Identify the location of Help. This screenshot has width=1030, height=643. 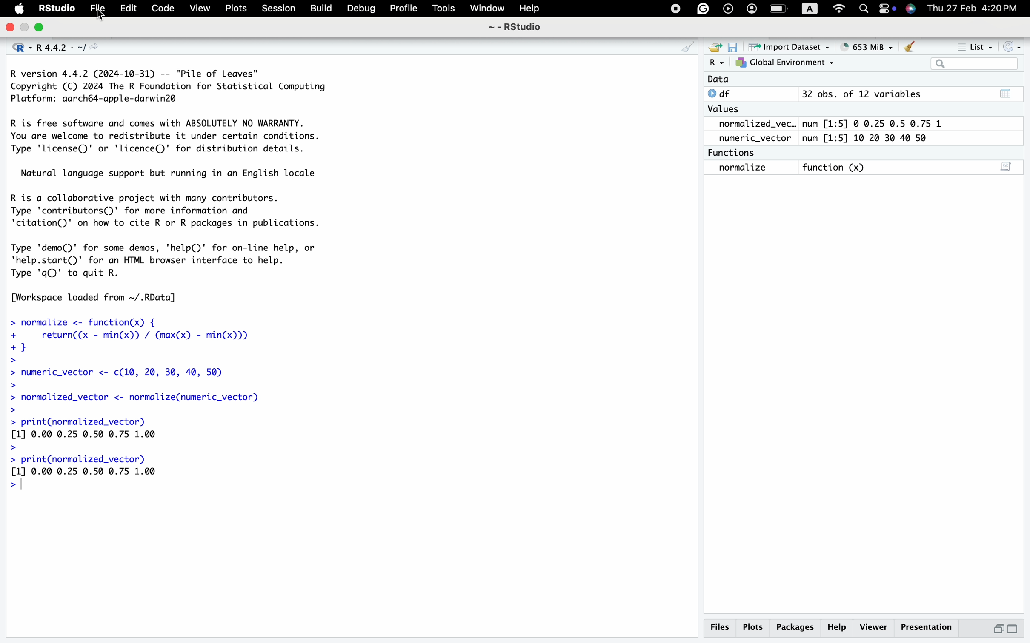
(530, 9).